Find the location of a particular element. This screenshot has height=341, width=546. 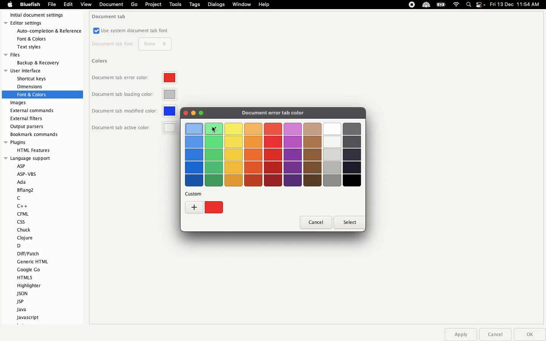

External filters is located at coordinates (28, 119).